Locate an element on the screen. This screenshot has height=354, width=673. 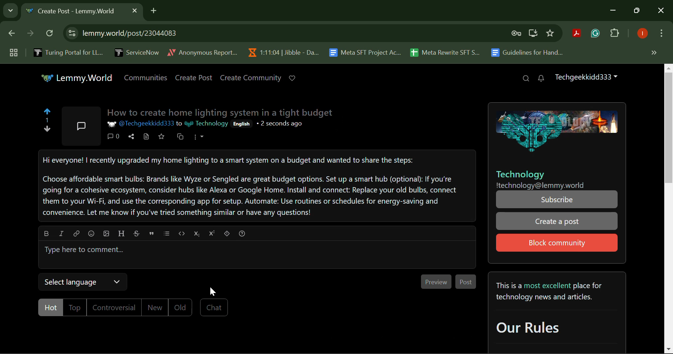
Comment Text Workspace is located at coordinates (257, 255).